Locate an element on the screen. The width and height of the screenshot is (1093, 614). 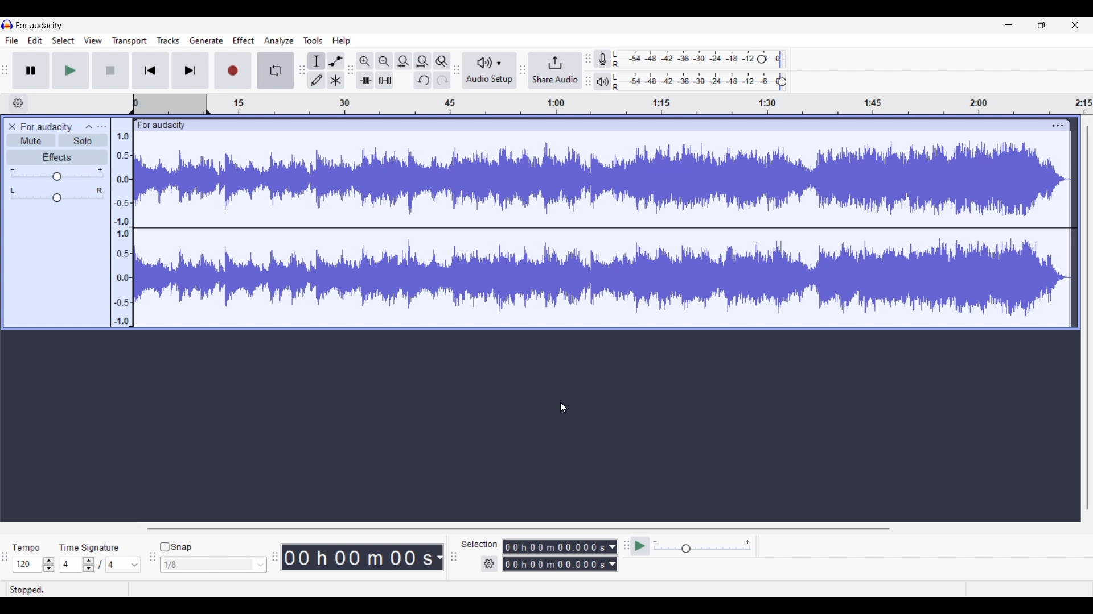
Min. playback speed is located at coordinates (655, 542).